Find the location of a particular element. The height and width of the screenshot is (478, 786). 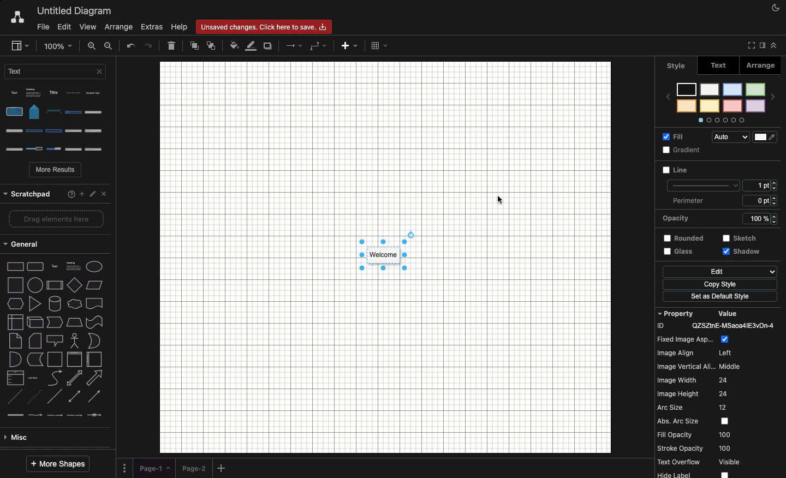

Table is located at coordinates (379, 45).